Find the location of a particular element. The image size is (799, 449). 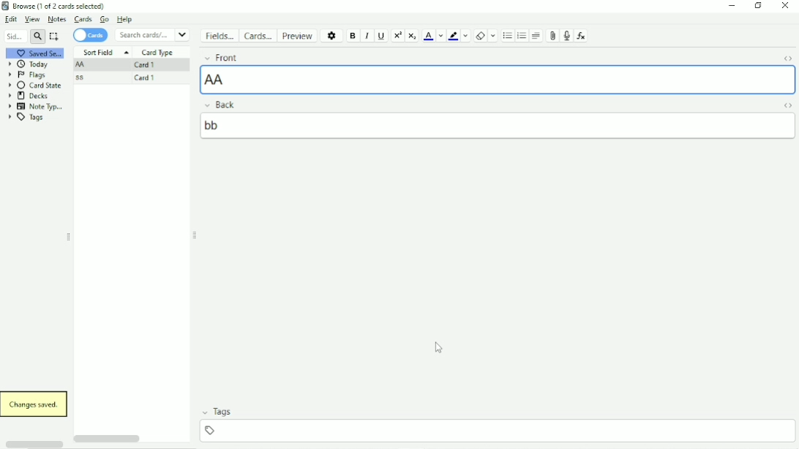

Tags is located at coordinates (223, 412).